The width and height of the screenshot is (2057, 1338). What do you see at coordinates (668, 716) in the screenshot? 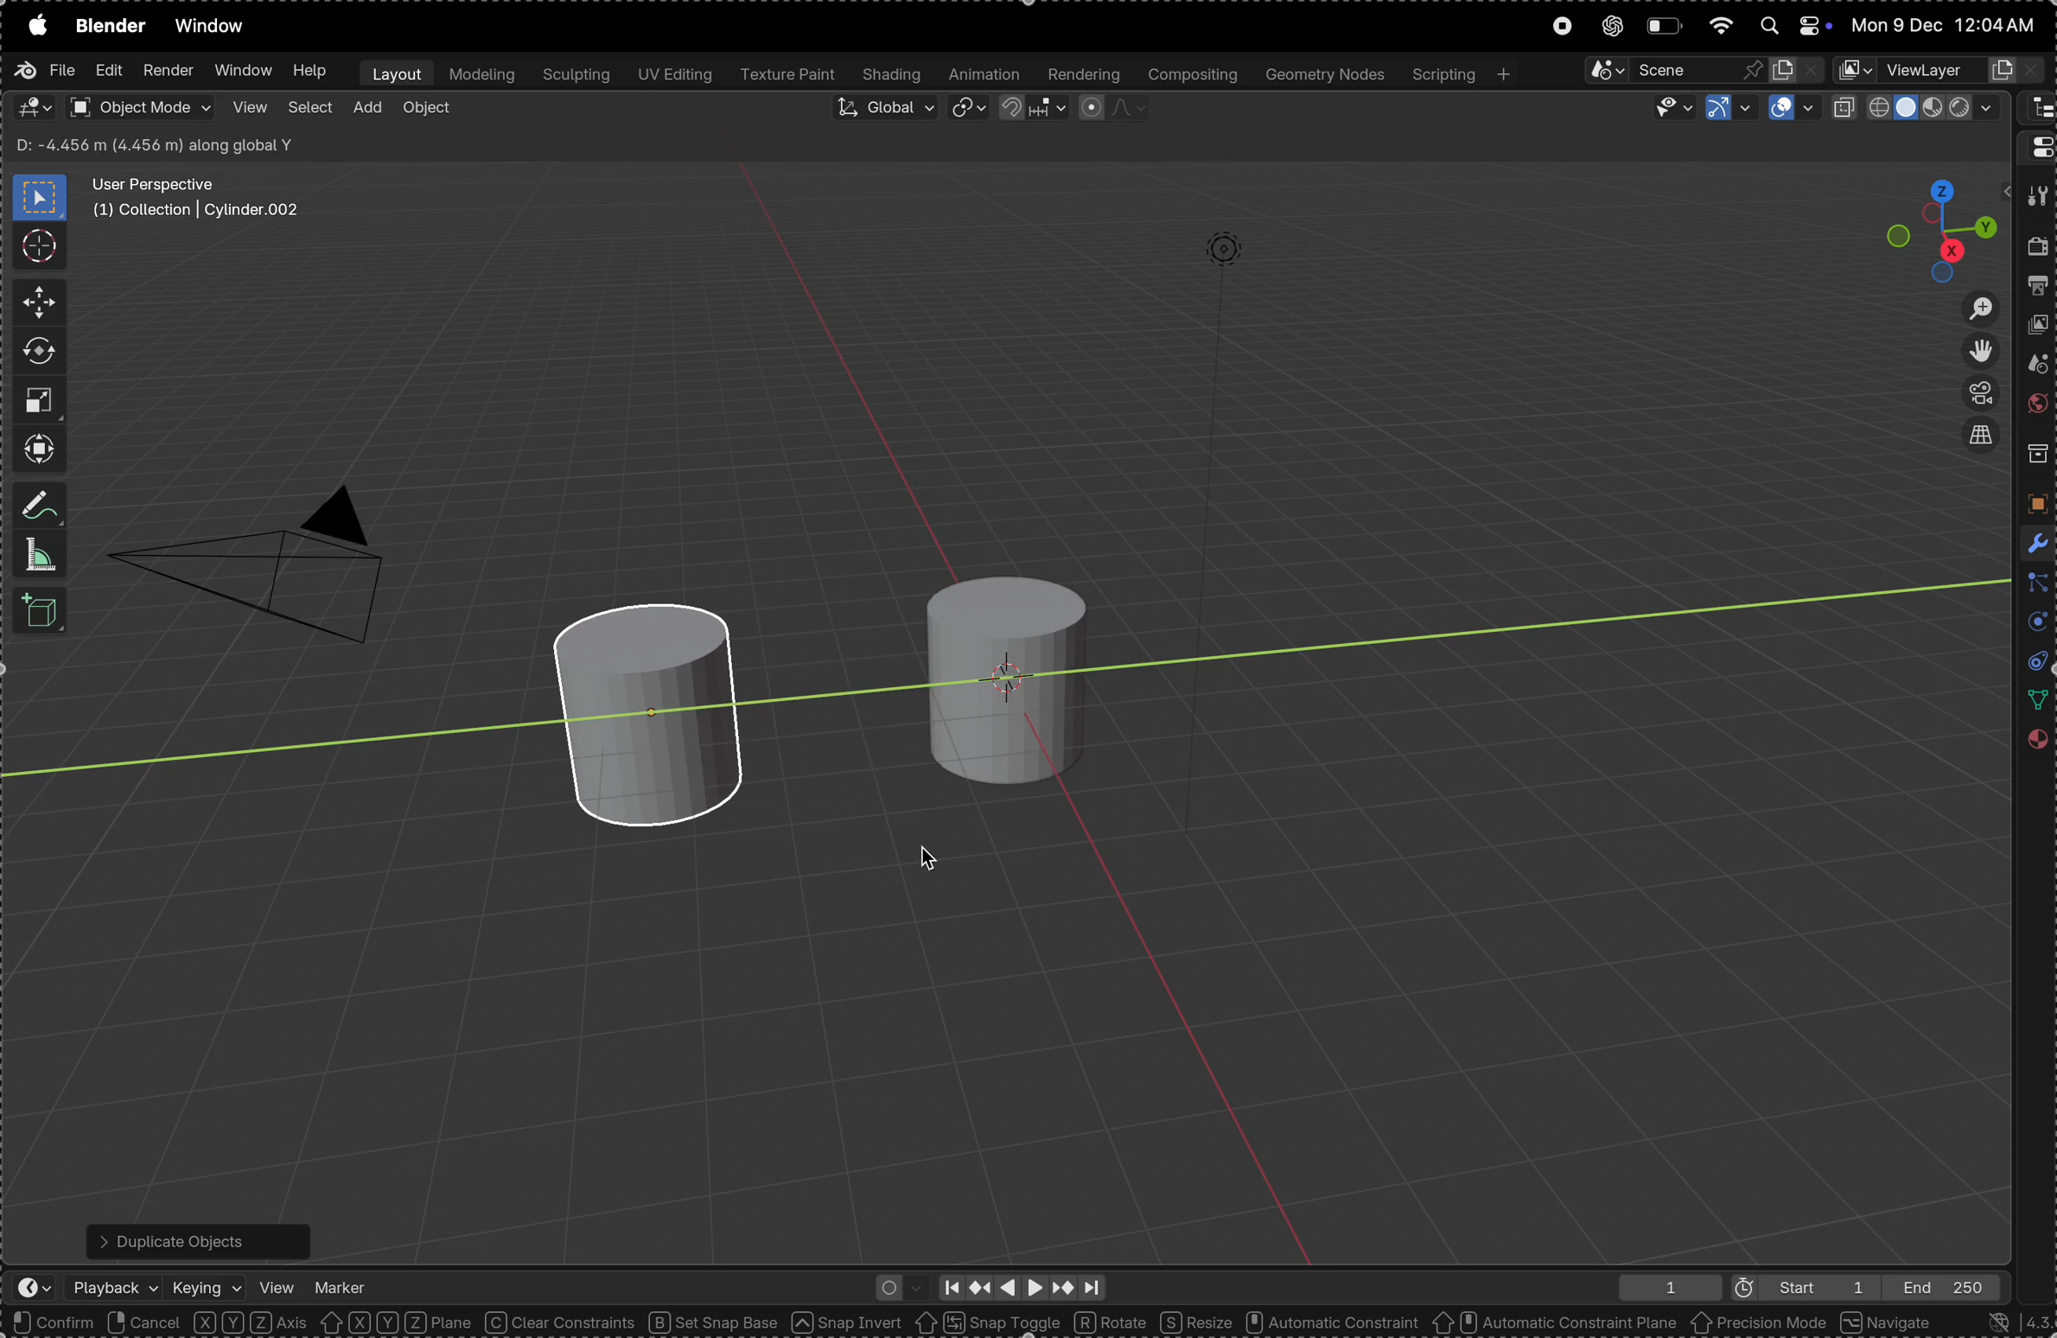
I see `cylinder` at bounding box center [668, 716].